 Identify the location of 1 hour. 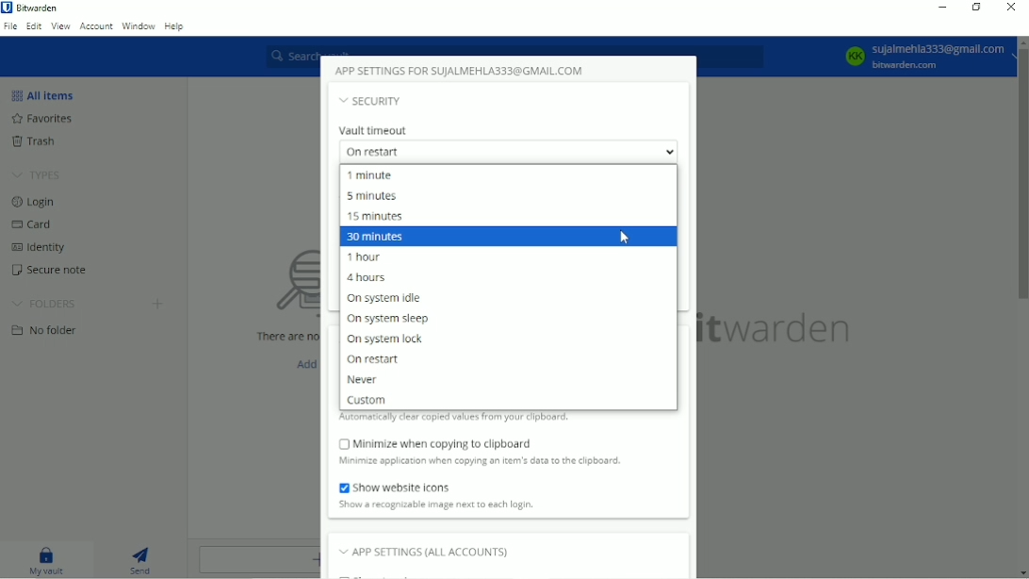
(367, 257).